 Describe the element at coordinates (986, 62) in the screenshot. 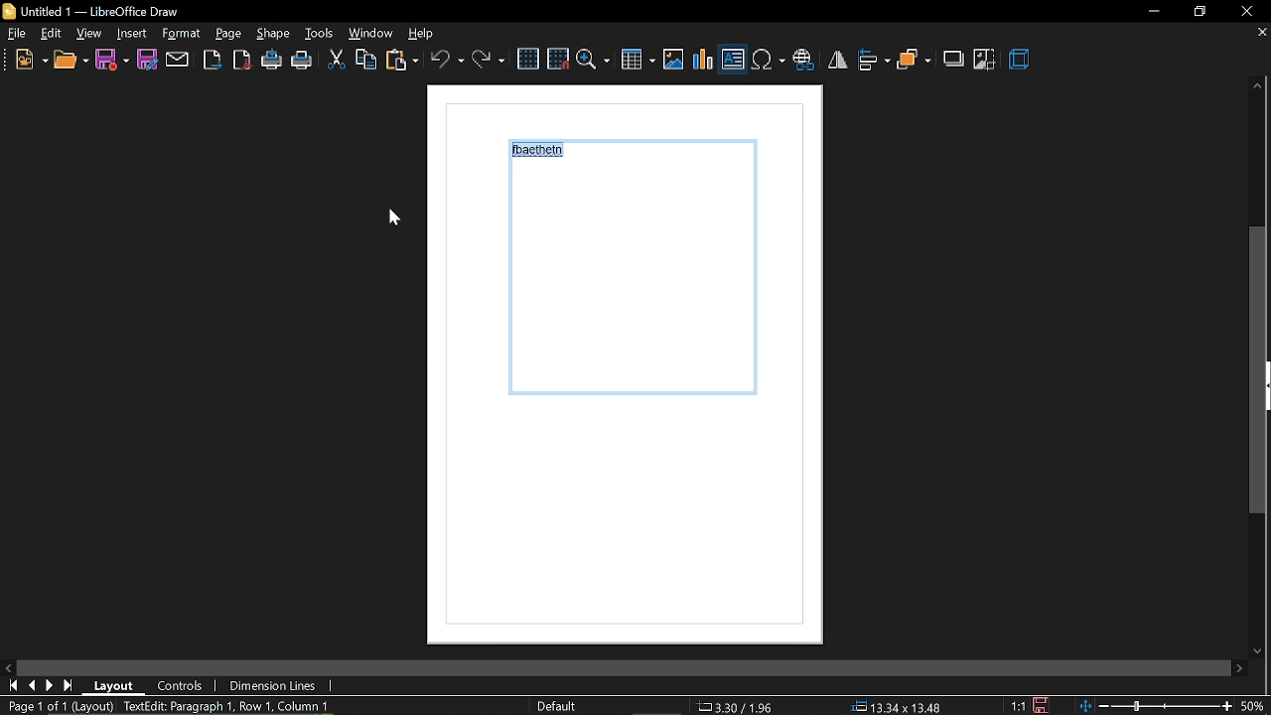

I see `crop` at that location.